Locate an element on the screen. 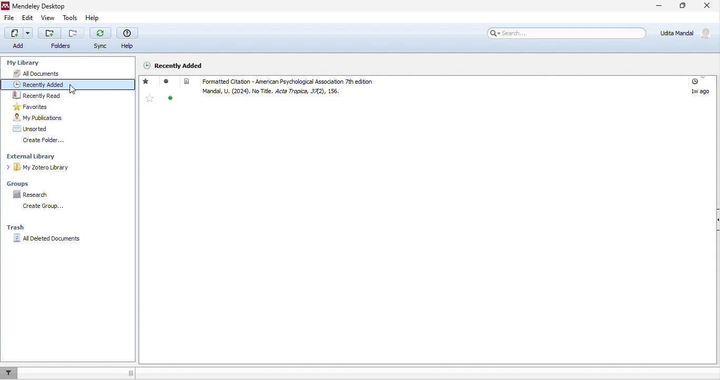 Image resolution: width=720 pixels, height=380 pixels. search is located at coordinates (568, 33).